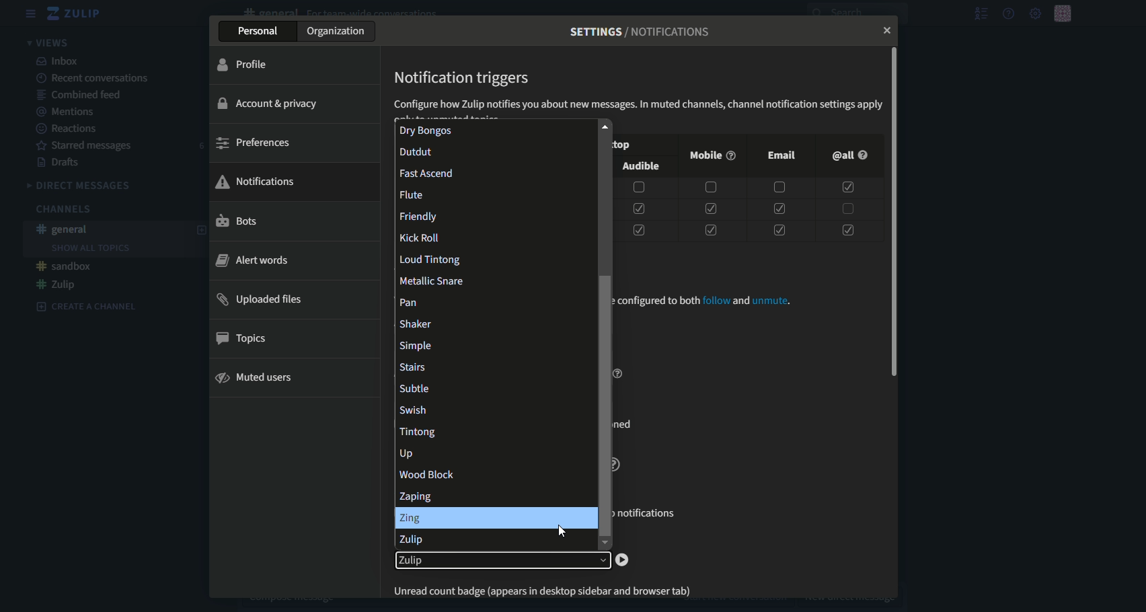  What do you see at coordinates (782, 155) in the screenshot?
I see `email` at bounding box center [782, 155].